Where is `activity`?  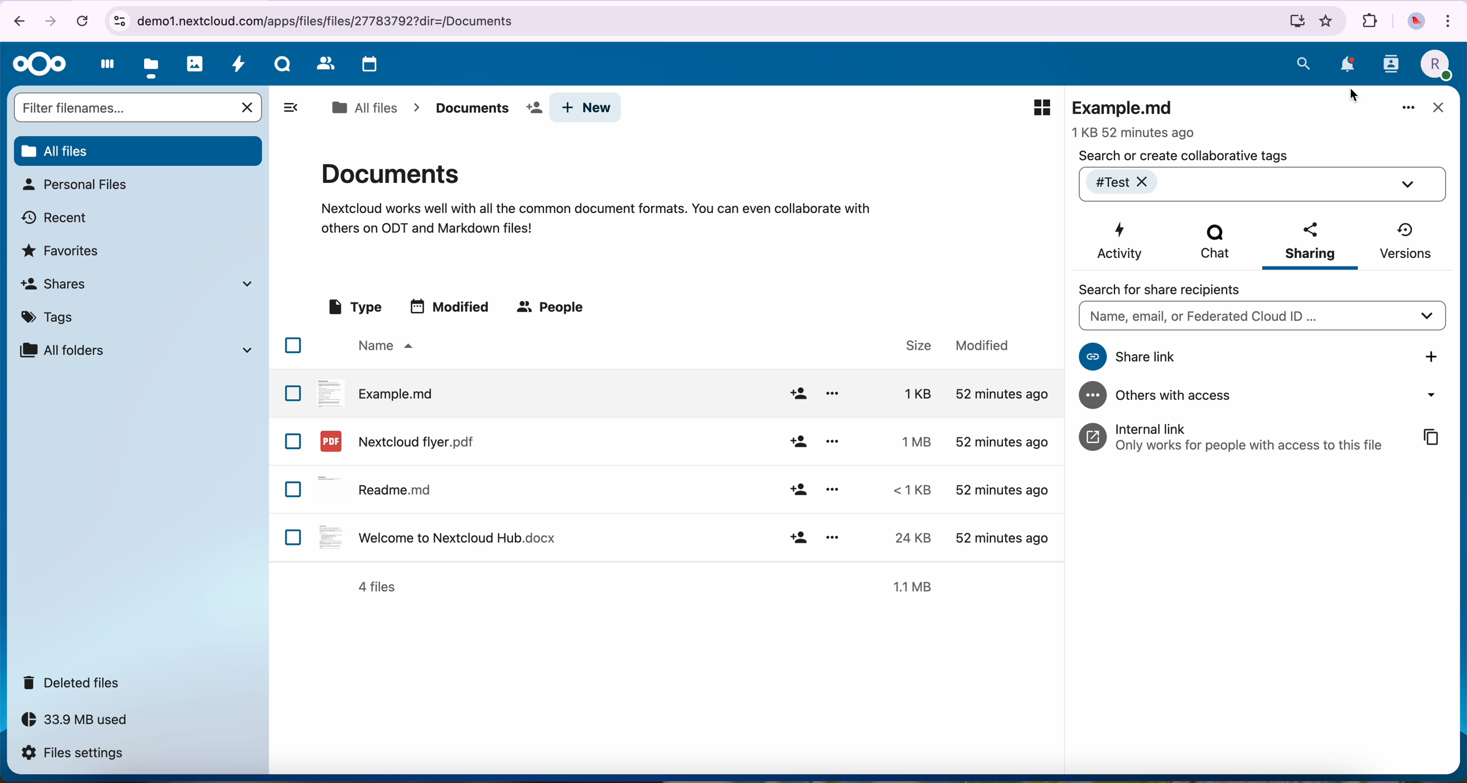
activity is located at coordinates (239, 67).